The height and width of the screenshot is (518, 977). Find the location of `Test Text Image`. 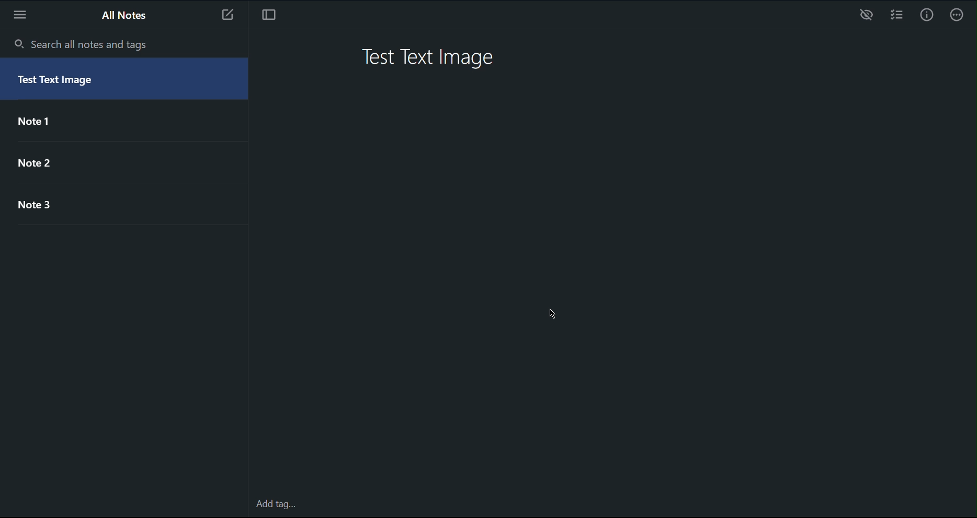

Test Text Image is located at coordinates (61, 80).